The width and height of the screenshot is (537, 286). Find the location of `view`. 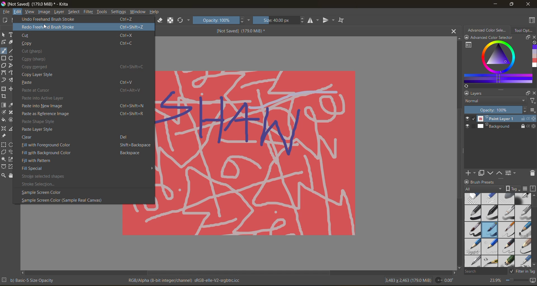

view is located at coordinates (30, 11).